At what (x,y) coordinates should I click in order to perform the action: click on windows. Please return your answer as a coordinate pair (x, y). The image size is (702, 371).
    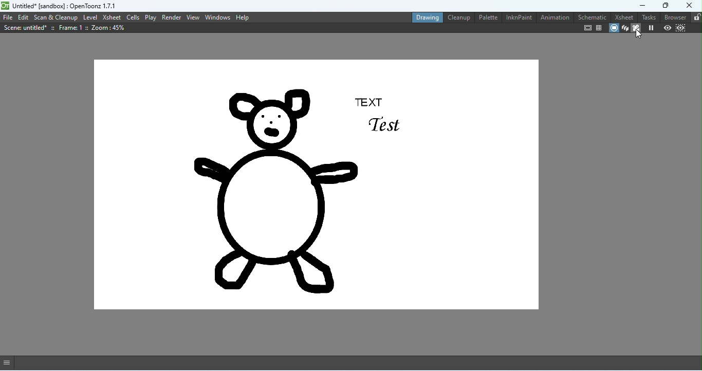
    Looking at the image, I should click on (218, 17).